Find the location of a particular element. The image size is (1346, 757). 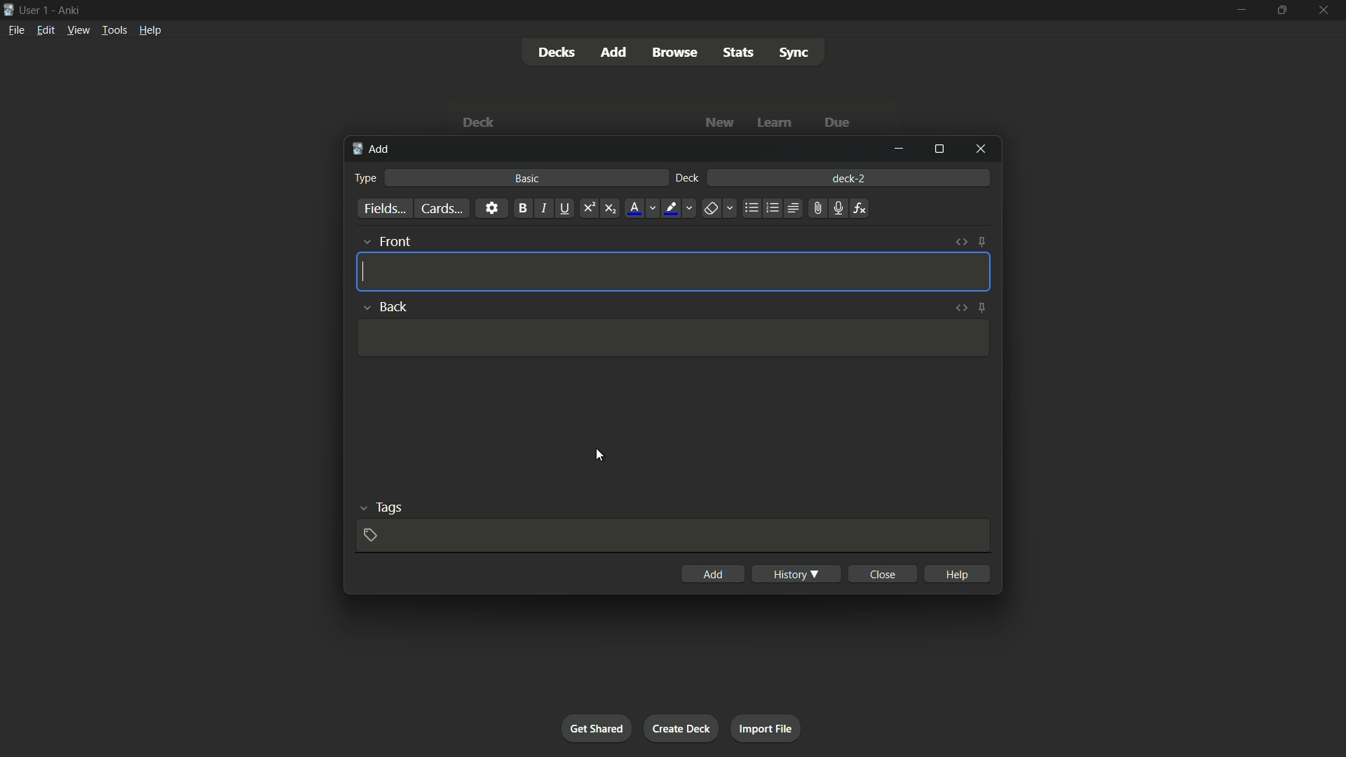

unordered list is located at coordinates (751, 210).